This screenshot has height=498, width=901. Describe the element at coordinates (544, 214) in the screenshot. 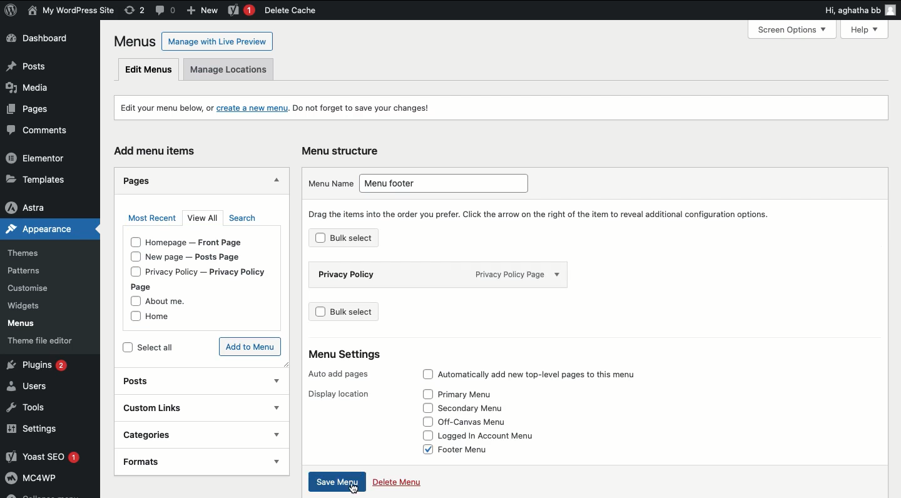

I see `Drag the items into the order you prefer` at that location.